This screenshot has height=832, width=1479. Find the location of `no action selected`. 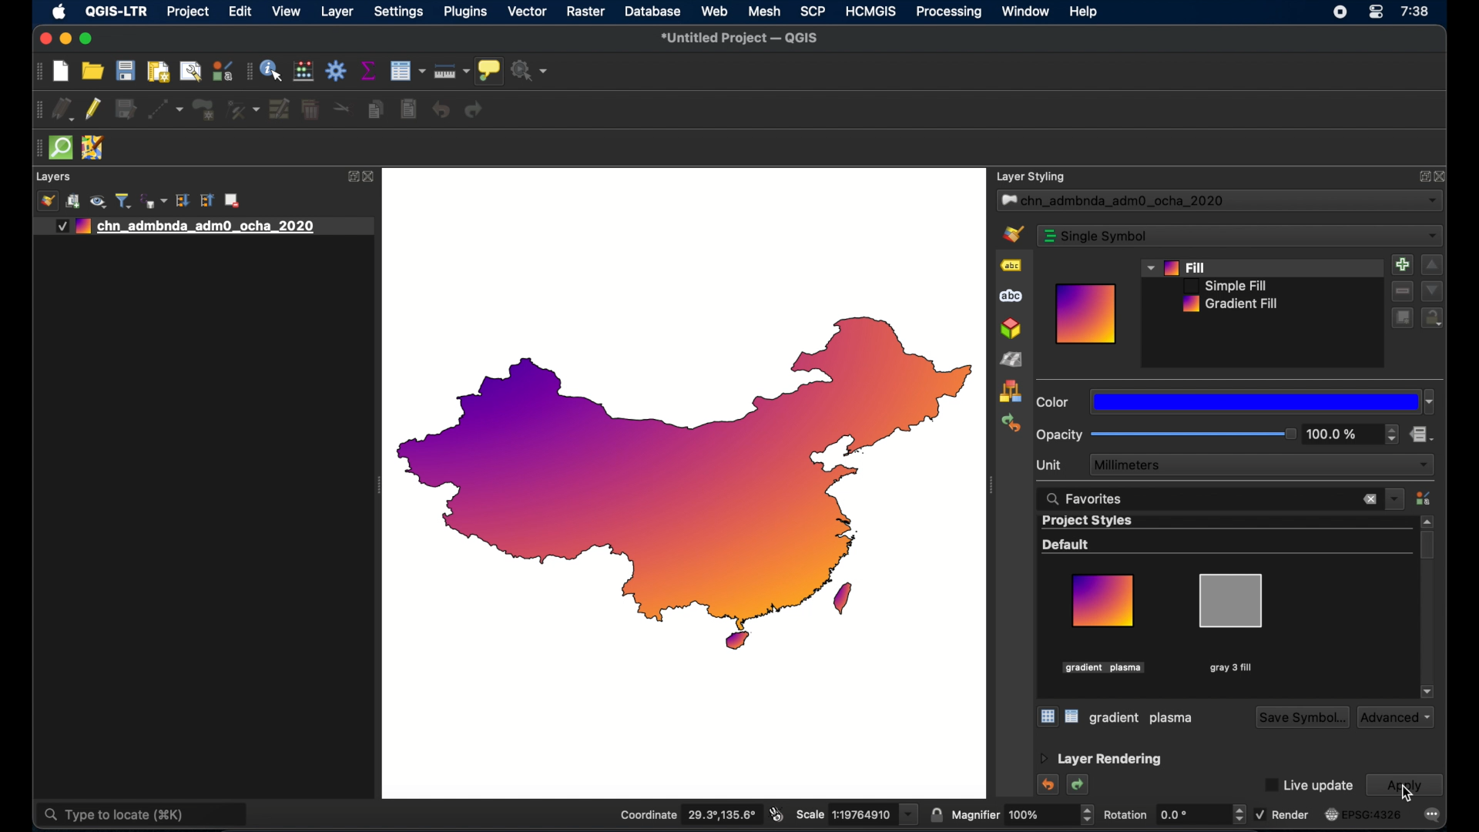

no action selected is located at coordinates (530, 71).